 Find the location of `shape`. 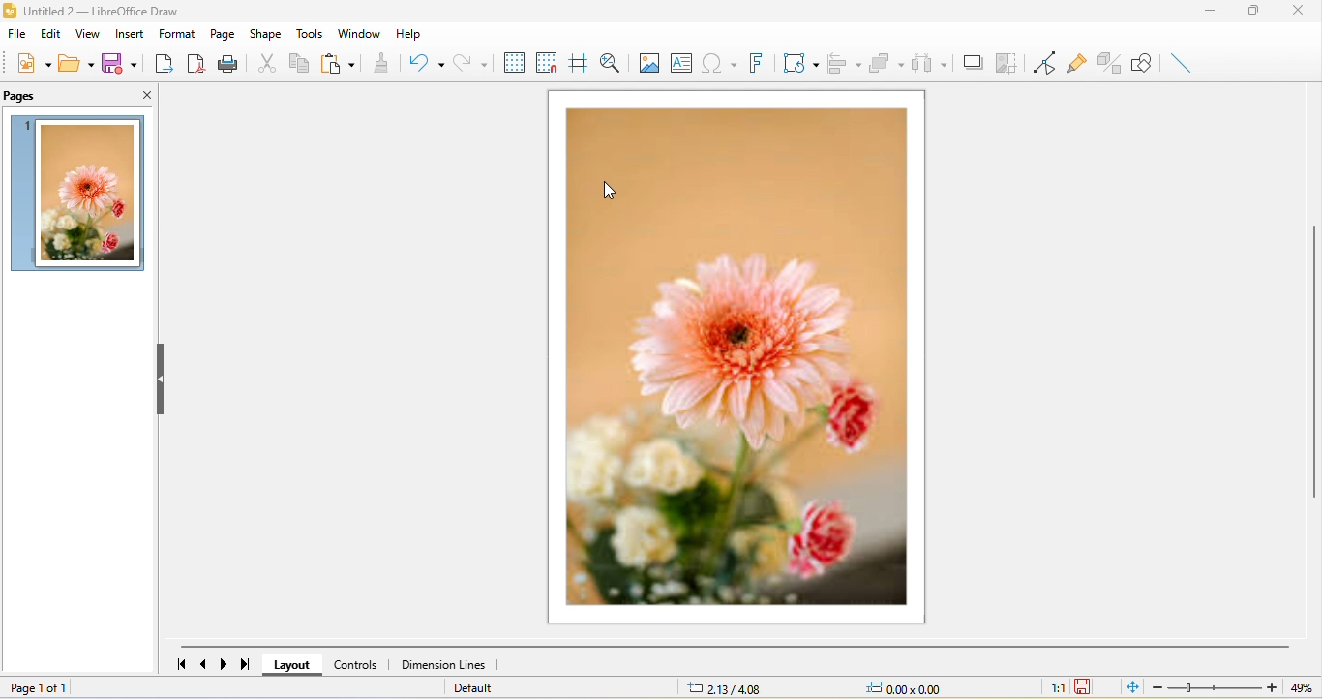

shape is located at coordinates (265, 35).